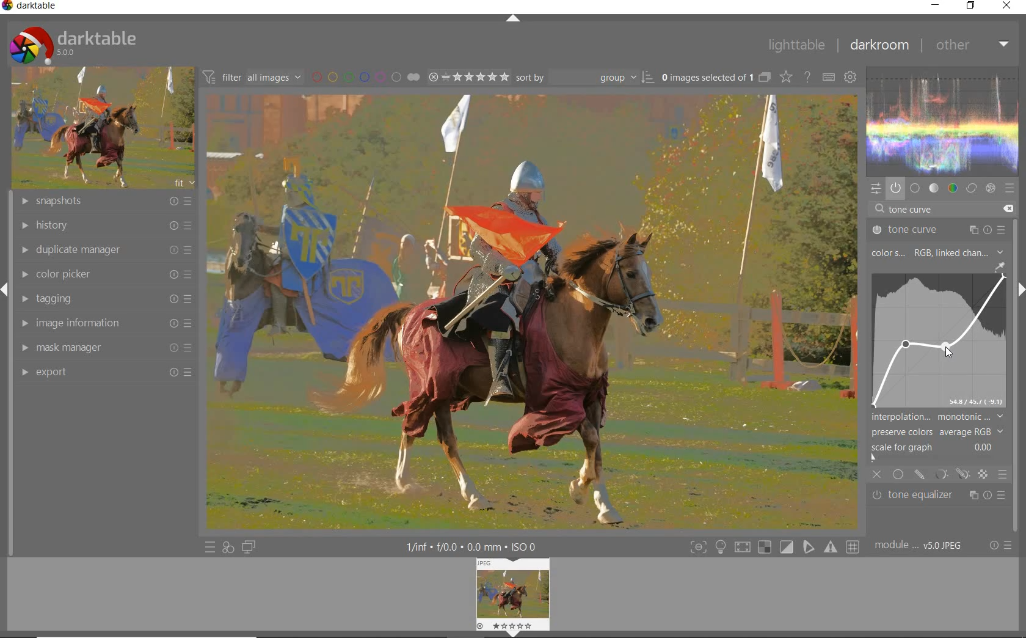 This screenshot has width=1026, height=638. I want to click on toggle modes, so click(772, 547).